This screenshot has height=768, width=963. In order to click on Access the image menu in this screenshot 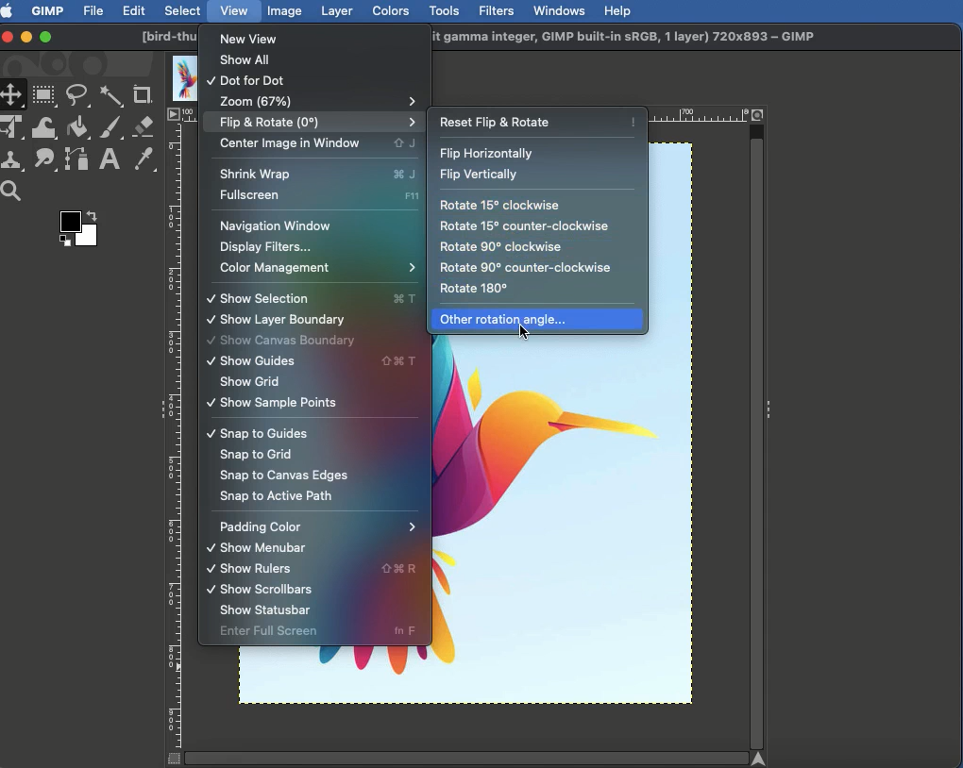, I will do `click(174, 115)`.